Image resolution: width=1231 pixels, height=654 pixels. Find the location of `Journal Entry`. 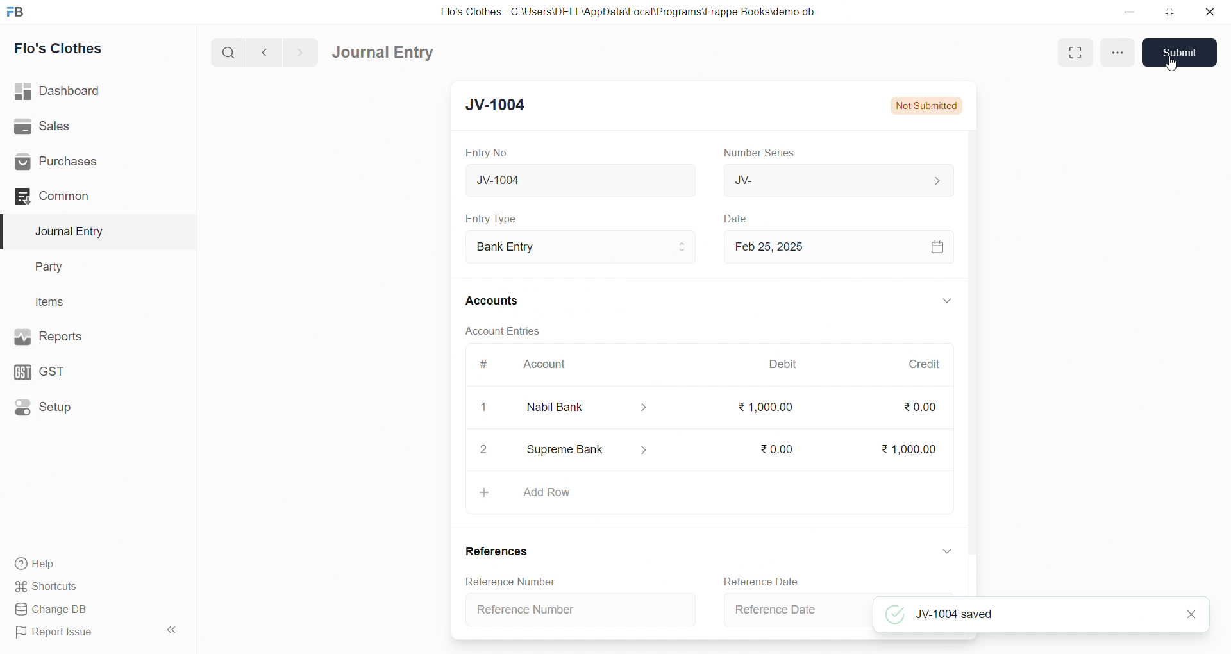

Journal Entry is located at coordinates (91, 231).